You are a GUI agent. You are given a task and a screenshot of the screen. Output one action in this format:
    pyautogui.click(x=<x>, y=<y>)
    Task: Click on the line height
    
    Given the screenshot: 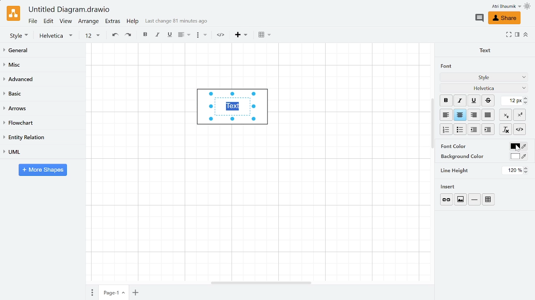 What is the action you would take?
    pyautogui.click(x=455, y=170)
    